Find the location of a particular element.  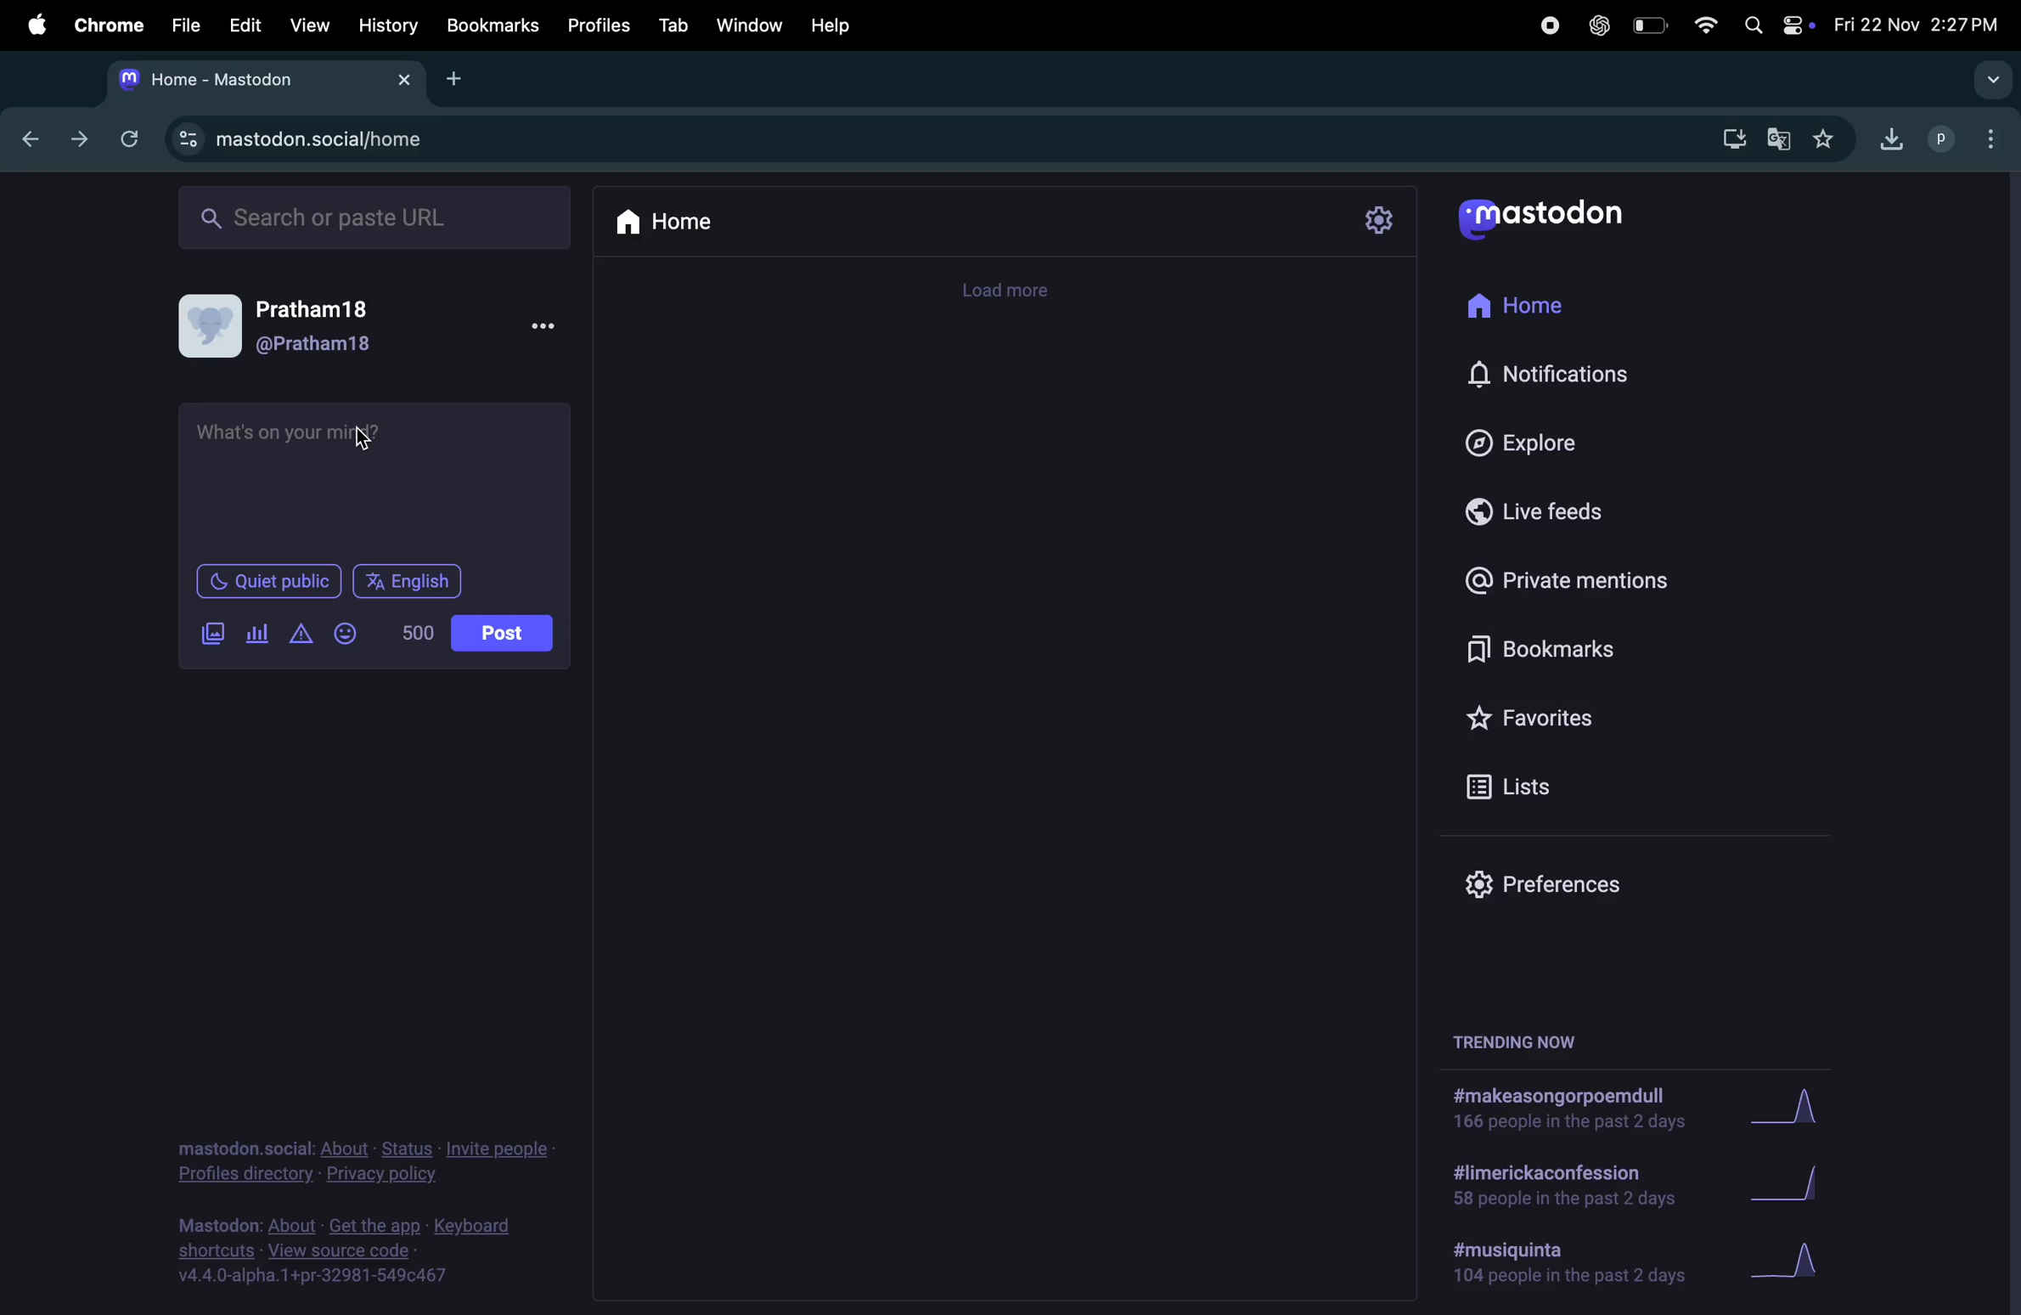

search ba is located at coordinates (373, 217).